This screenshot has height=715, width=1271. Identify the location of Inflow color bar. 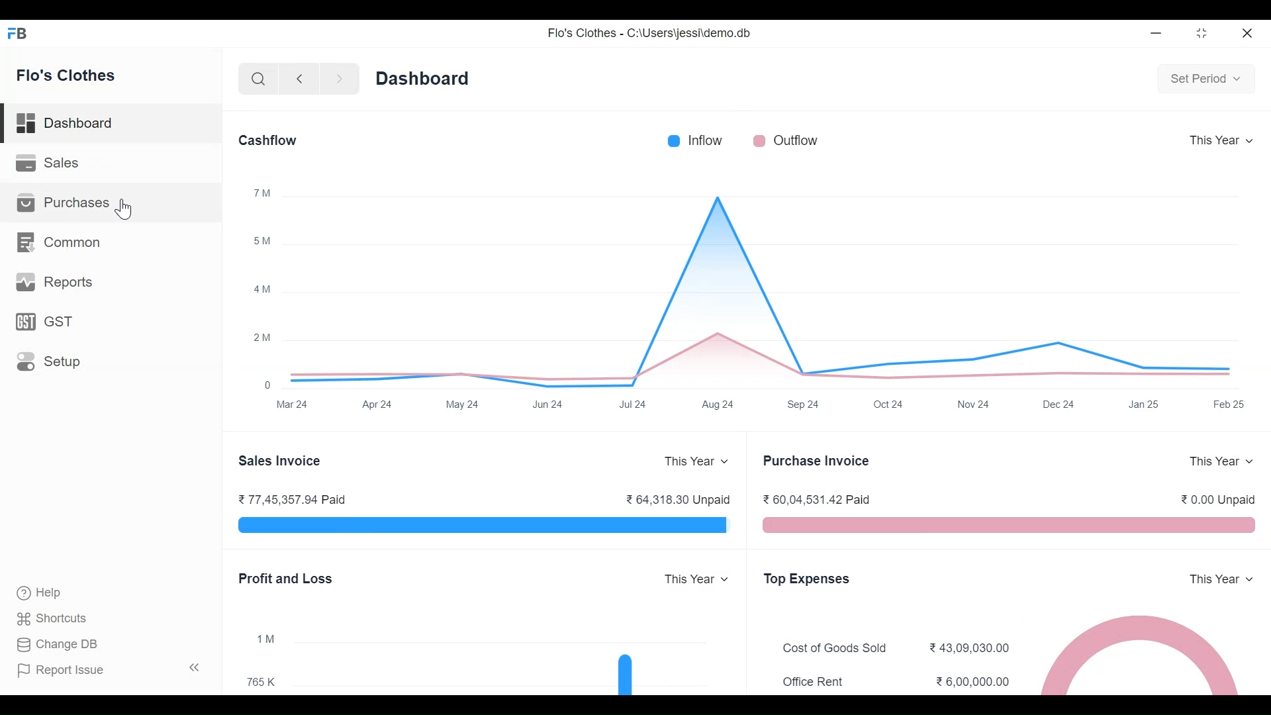
(673, 141).